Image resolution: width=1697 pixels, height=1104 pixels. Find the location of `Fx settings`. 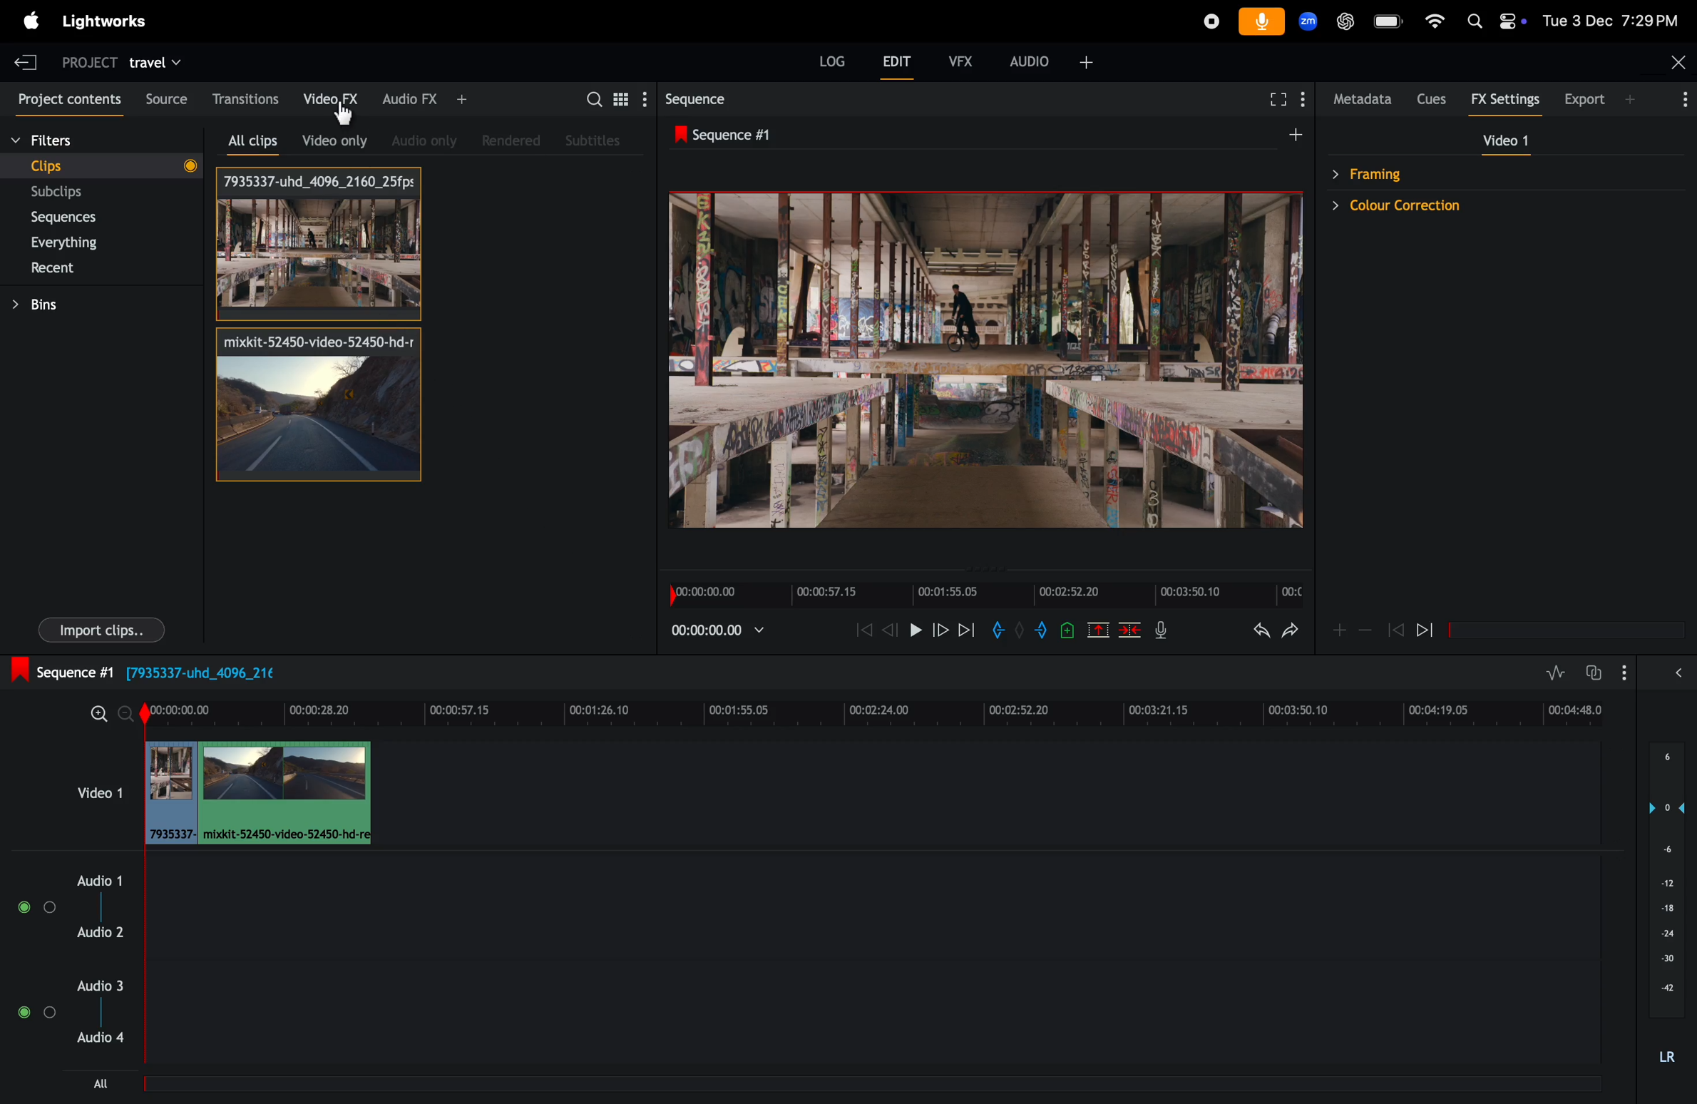

Fx settings is located at coordinates (1509, 99).